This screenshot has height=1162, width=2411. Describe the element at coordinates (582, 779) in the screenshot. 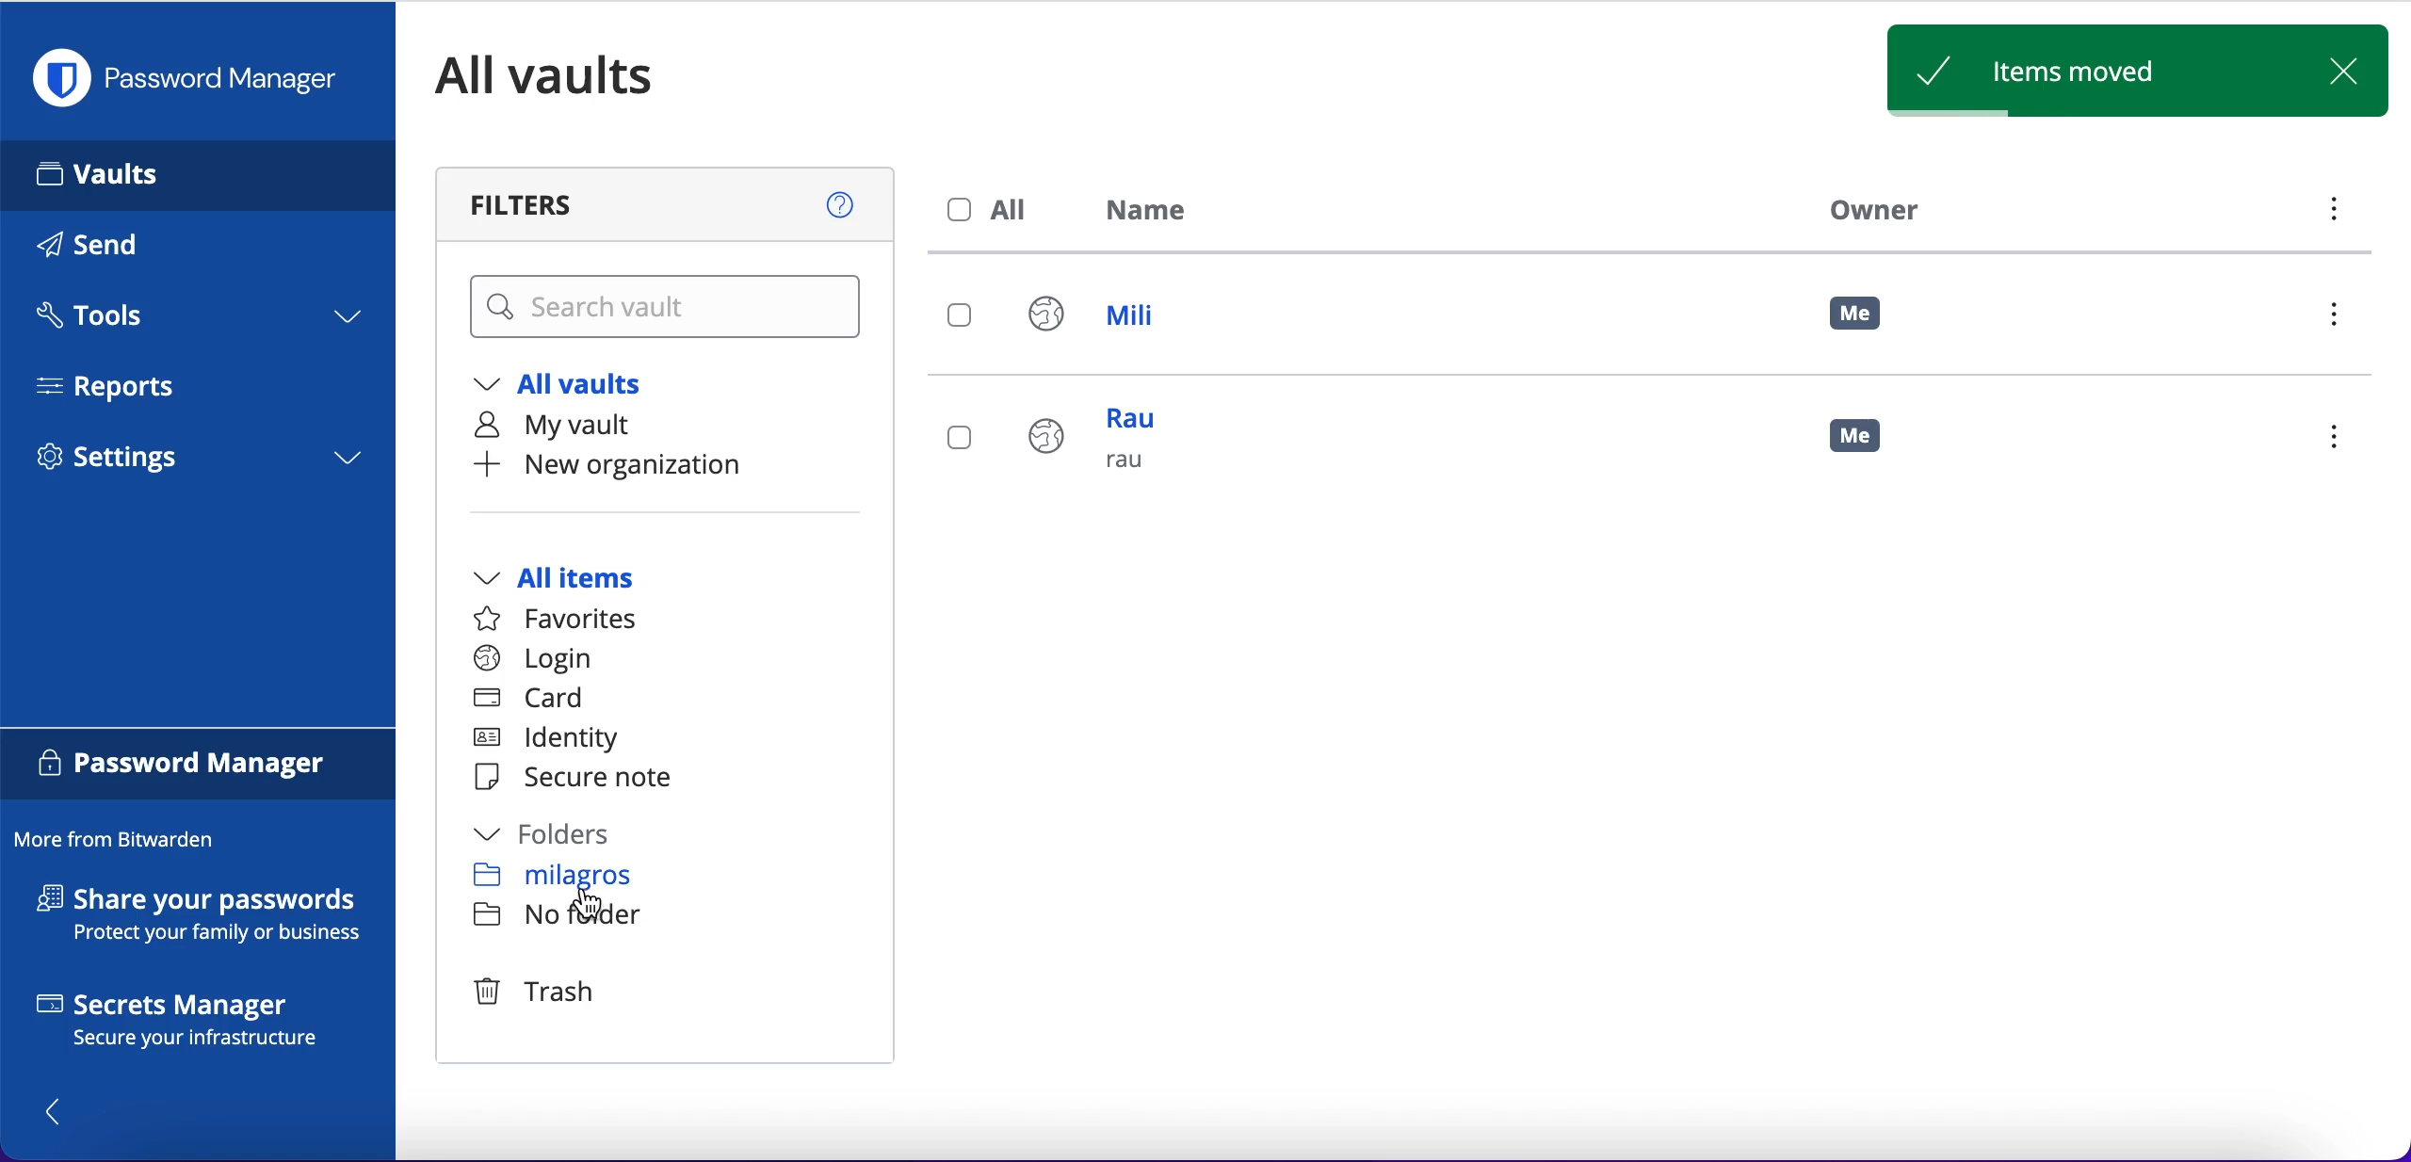

I see `secure note` at that location.